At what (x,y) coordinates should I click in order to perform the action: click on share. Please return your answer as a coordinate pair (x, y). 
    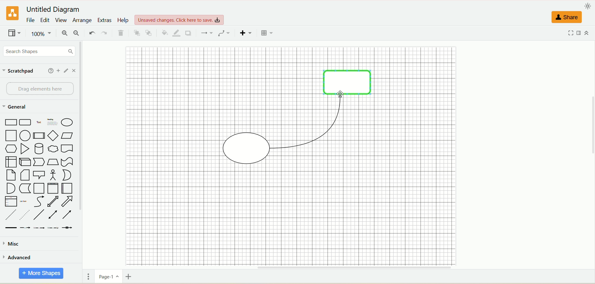
    Looking at the image, I should click on (567, 16).